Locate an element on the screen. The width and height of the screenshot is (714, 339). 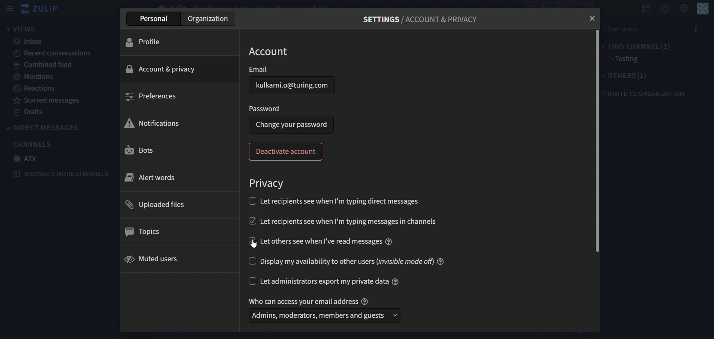
check box is located at coordinates (253, 281).